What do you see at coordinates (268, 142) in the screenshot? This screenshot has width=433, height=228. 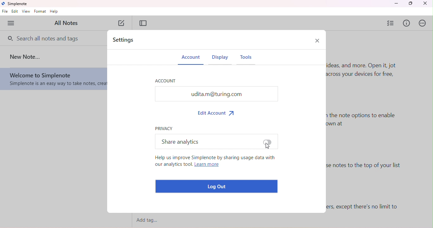 I see `on/off` at bounding box center [268, 142].